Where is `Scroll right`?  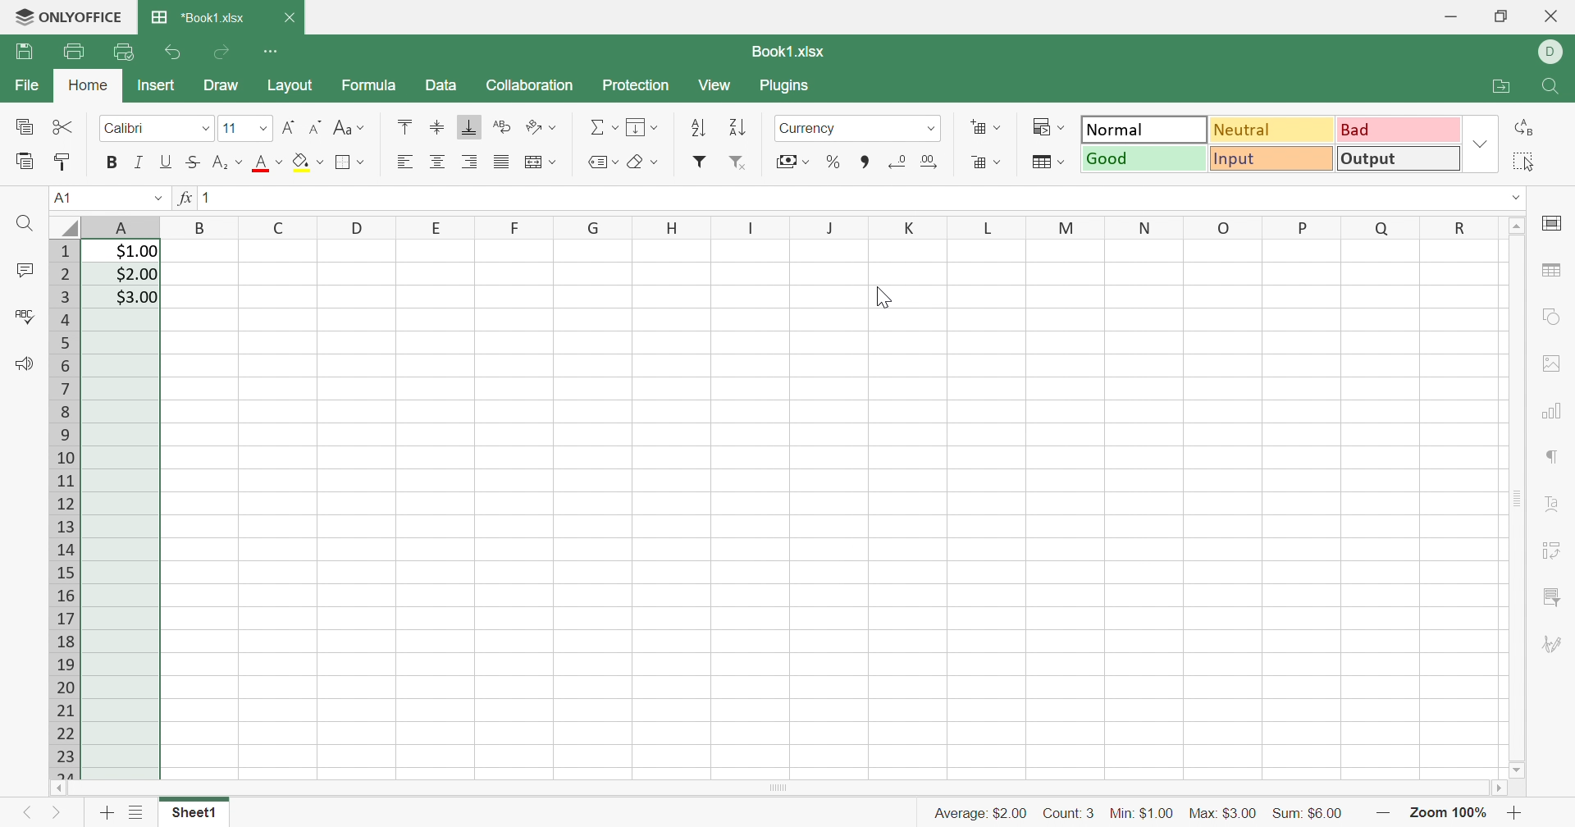 Scroll right is located at coordinates (1501, 790).